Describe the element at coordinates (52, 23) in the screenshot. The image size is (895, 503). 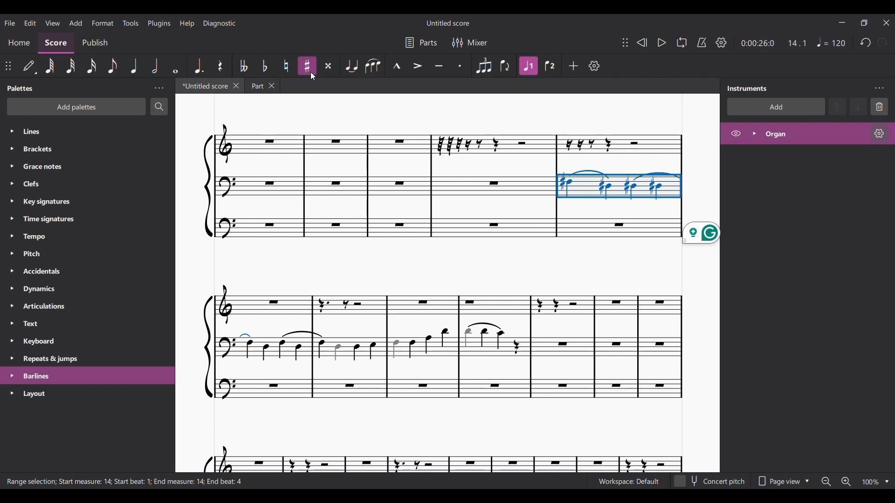
I see `View menu` at that location.